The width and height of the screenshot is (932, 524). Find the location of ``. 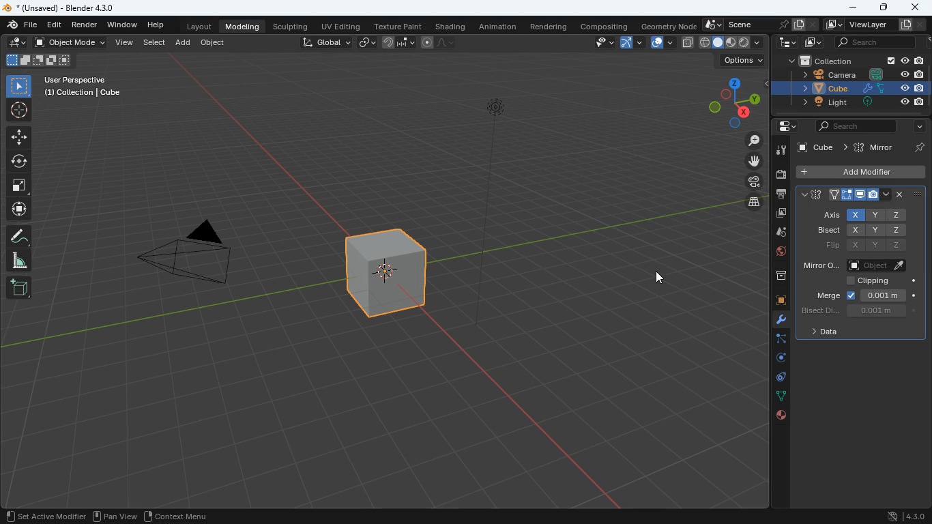

 is located at coordinates (903, 88).